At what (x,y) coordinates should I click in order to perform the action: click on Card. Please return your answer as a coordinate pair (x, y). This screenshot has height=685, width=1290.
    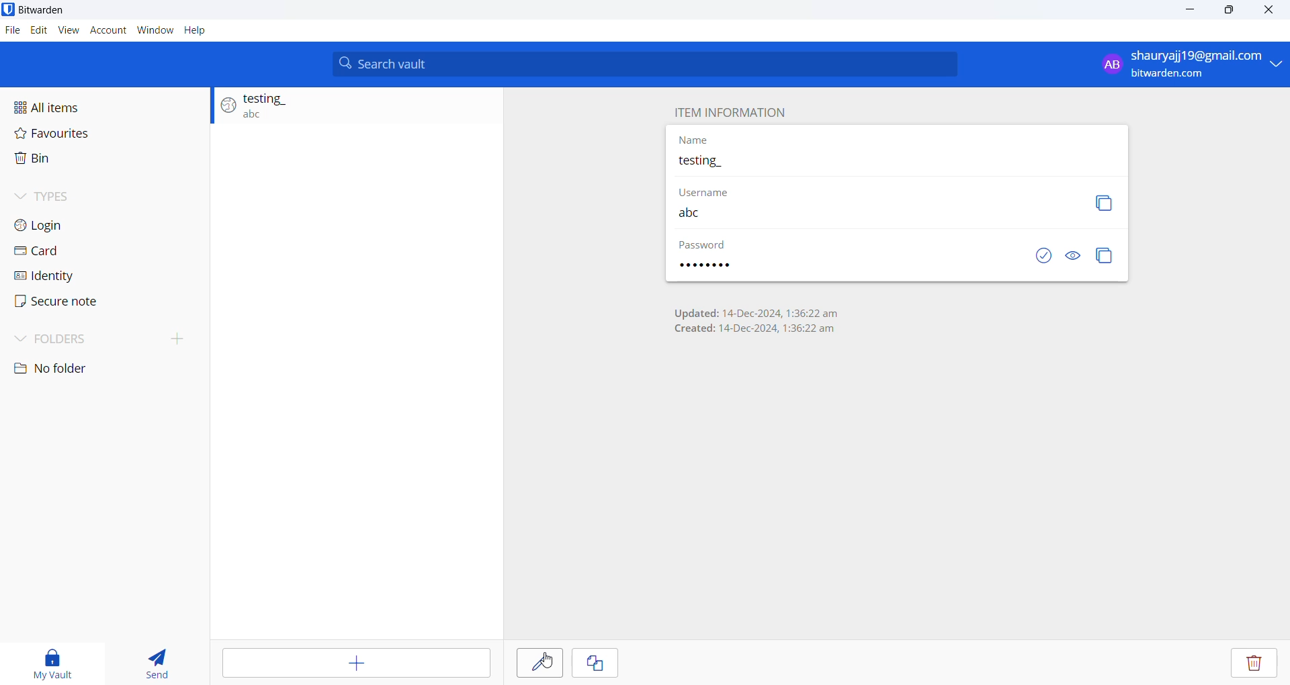
    Looking at the image, I should click on (92, 252).